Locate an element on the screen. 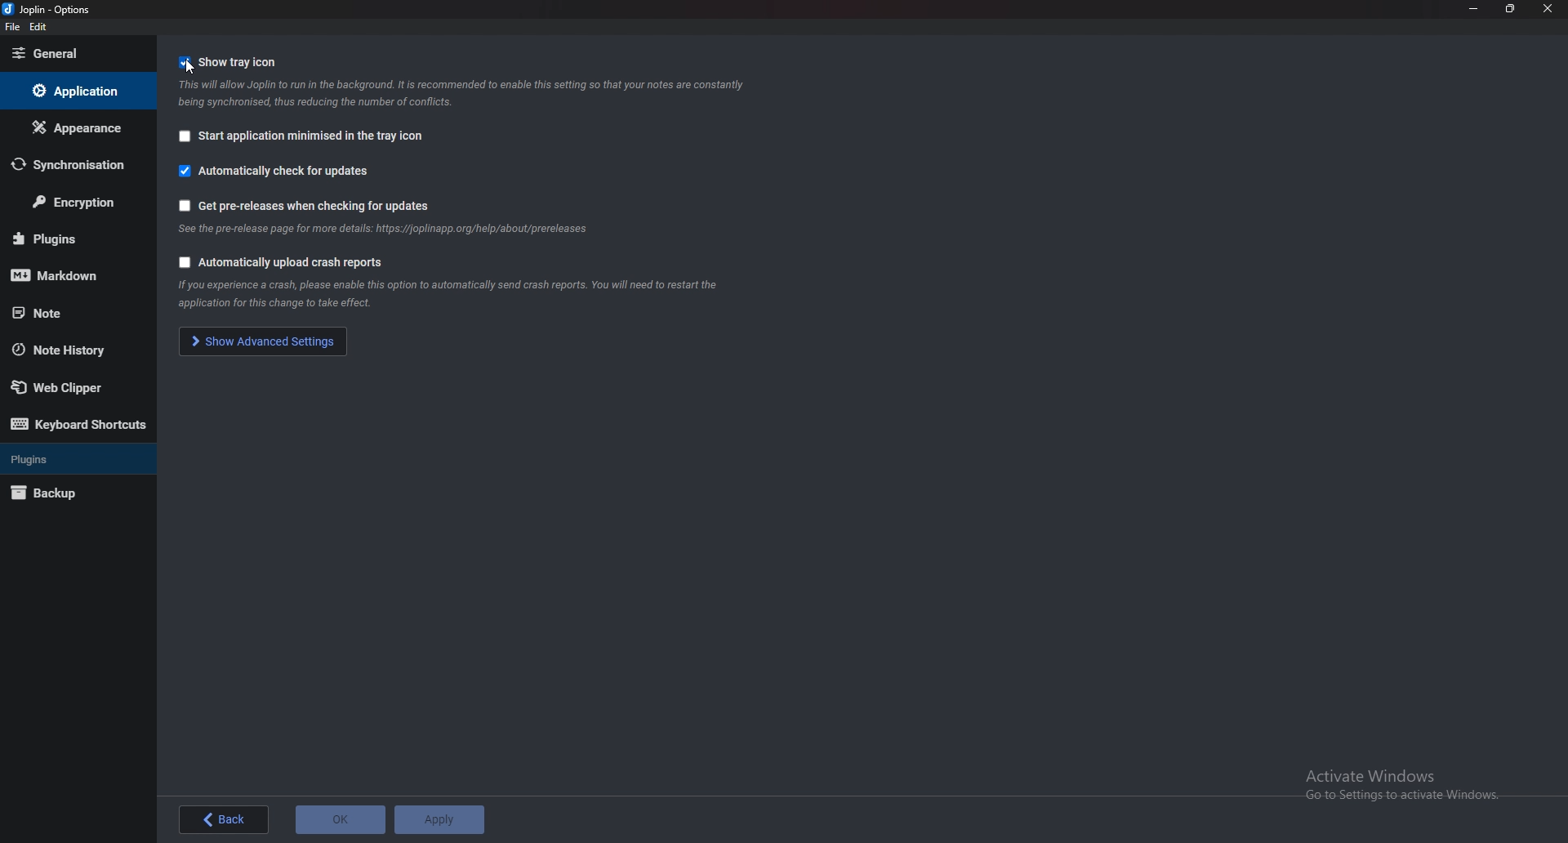 The width and height of the screenshot is (1568, 843). Get pre releases when check is located at coordinates (318, 206).